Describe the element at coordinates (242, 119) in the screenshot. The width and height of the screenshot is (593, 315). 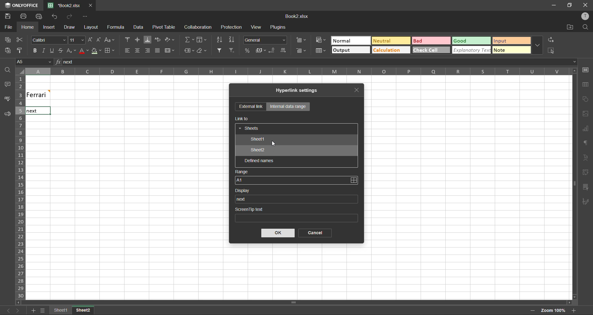
I see `link to` at that location.